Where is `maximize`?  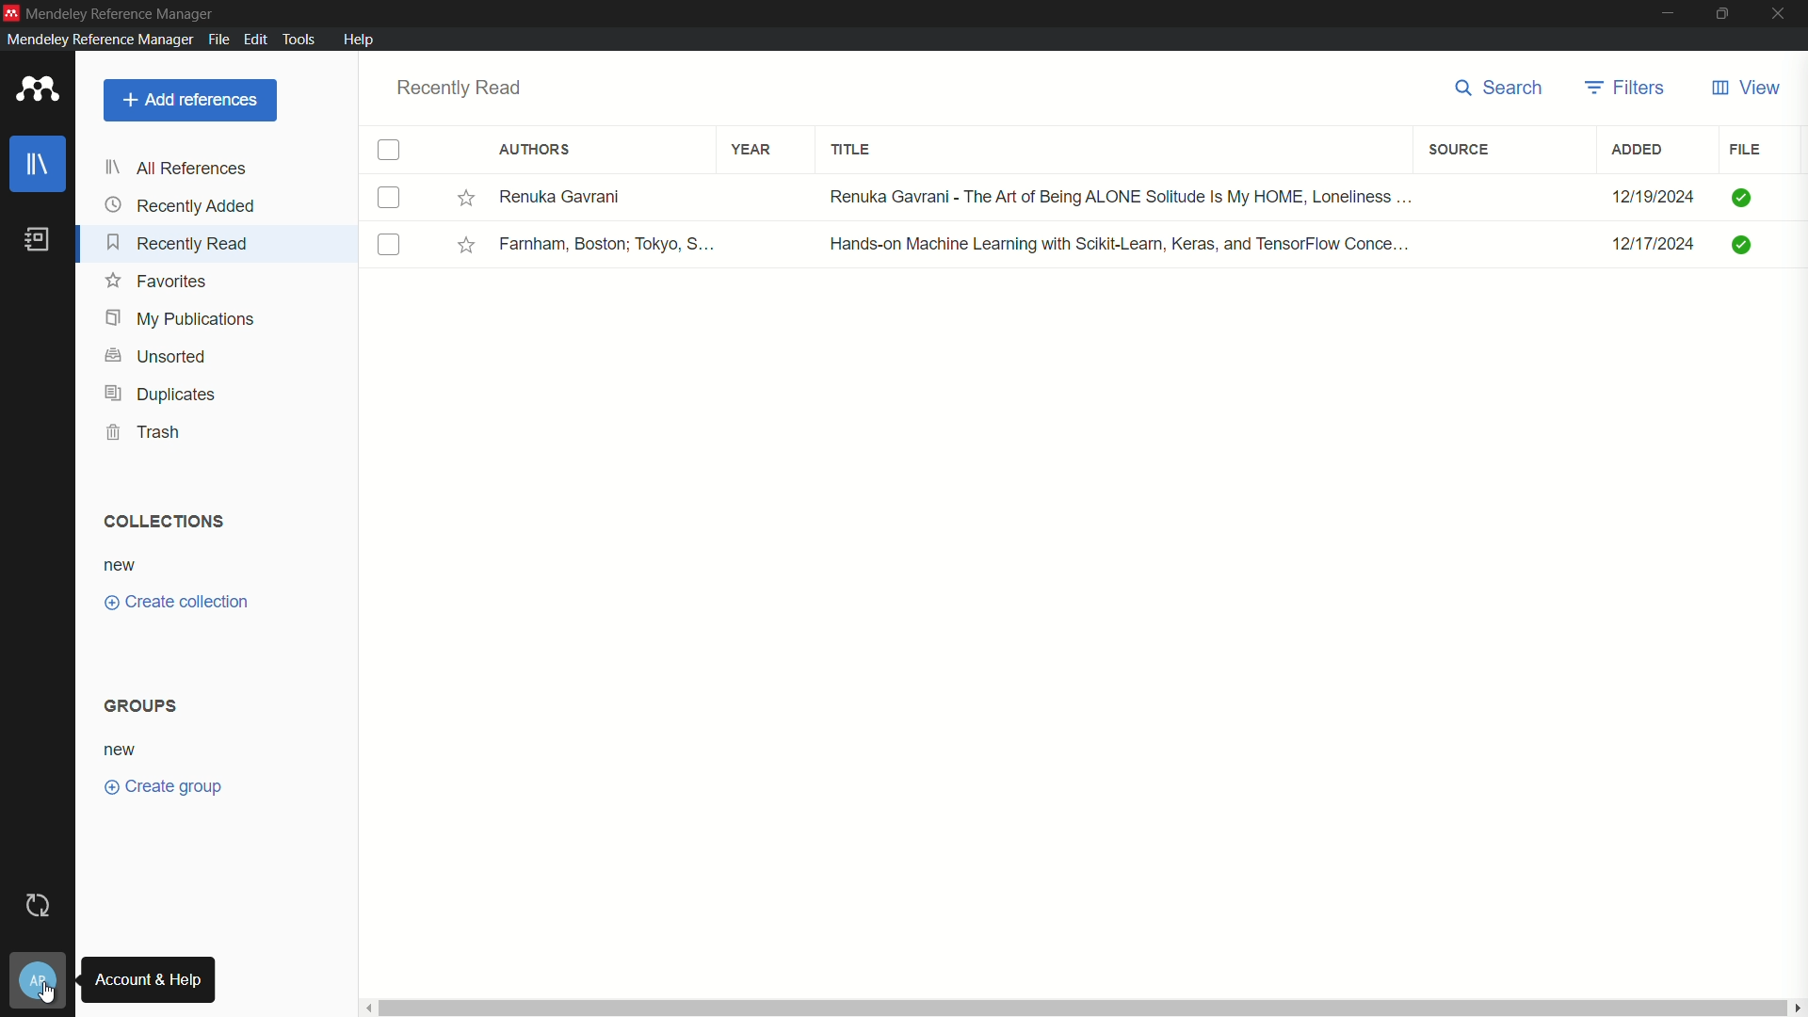
maximize is located at coordinates (1724, 14).